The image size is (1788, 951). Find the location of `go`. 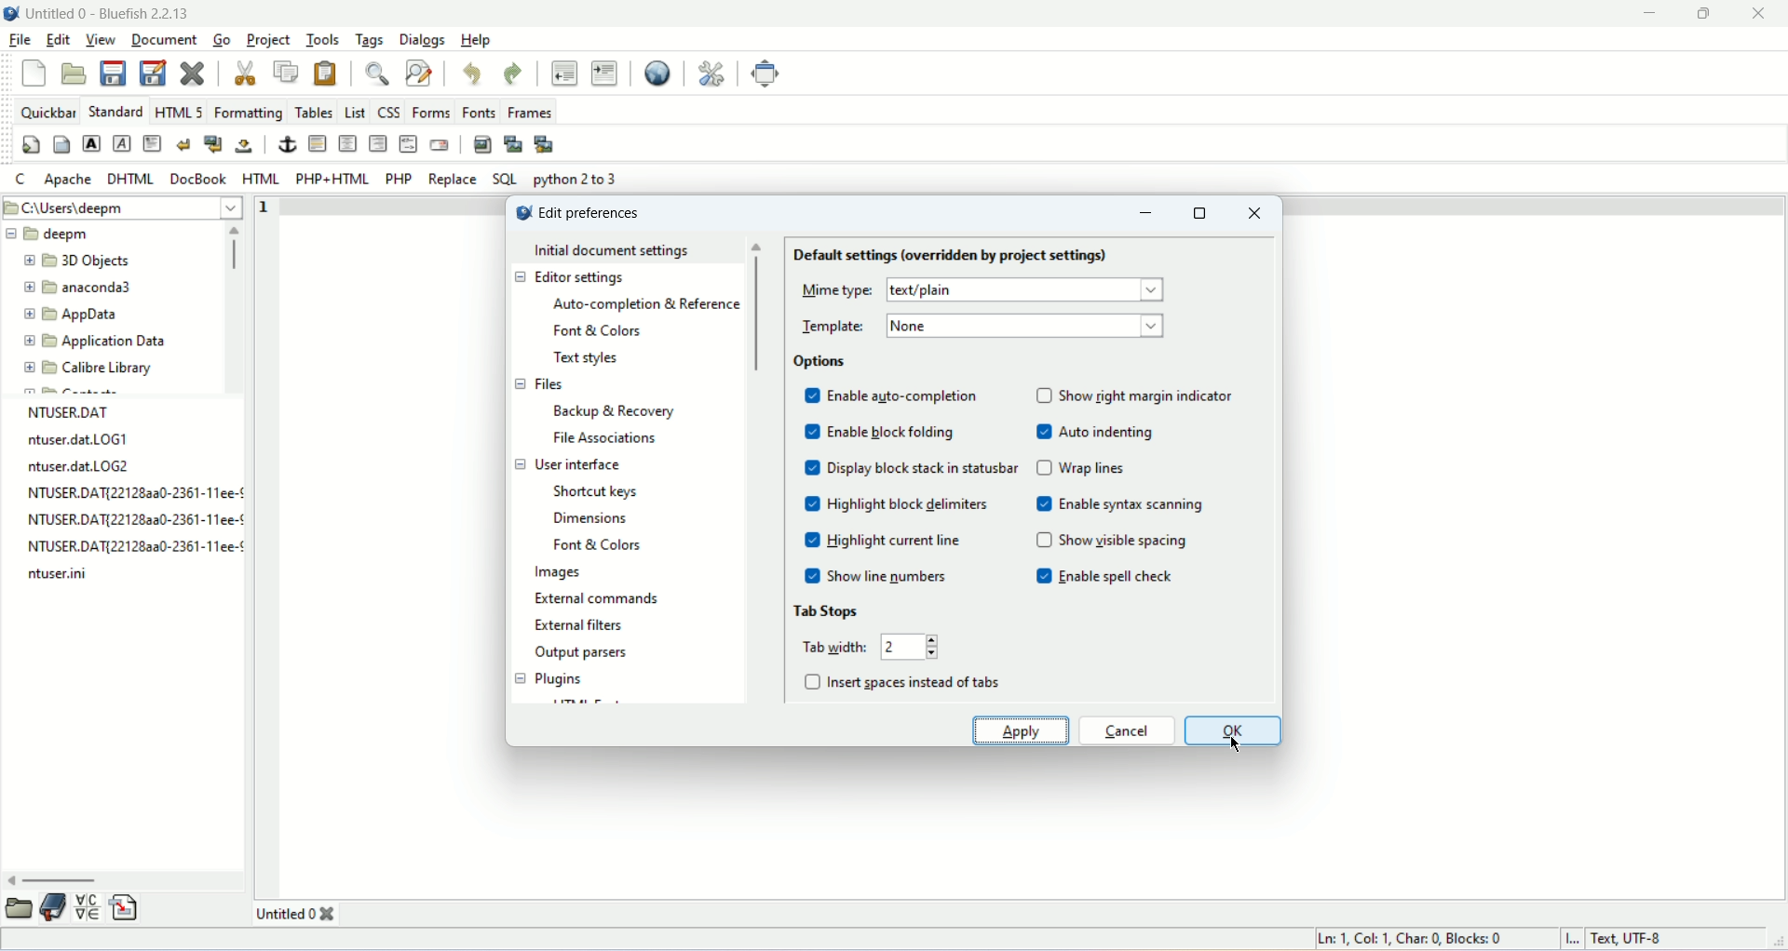

go is located at coordinates (220, 40).